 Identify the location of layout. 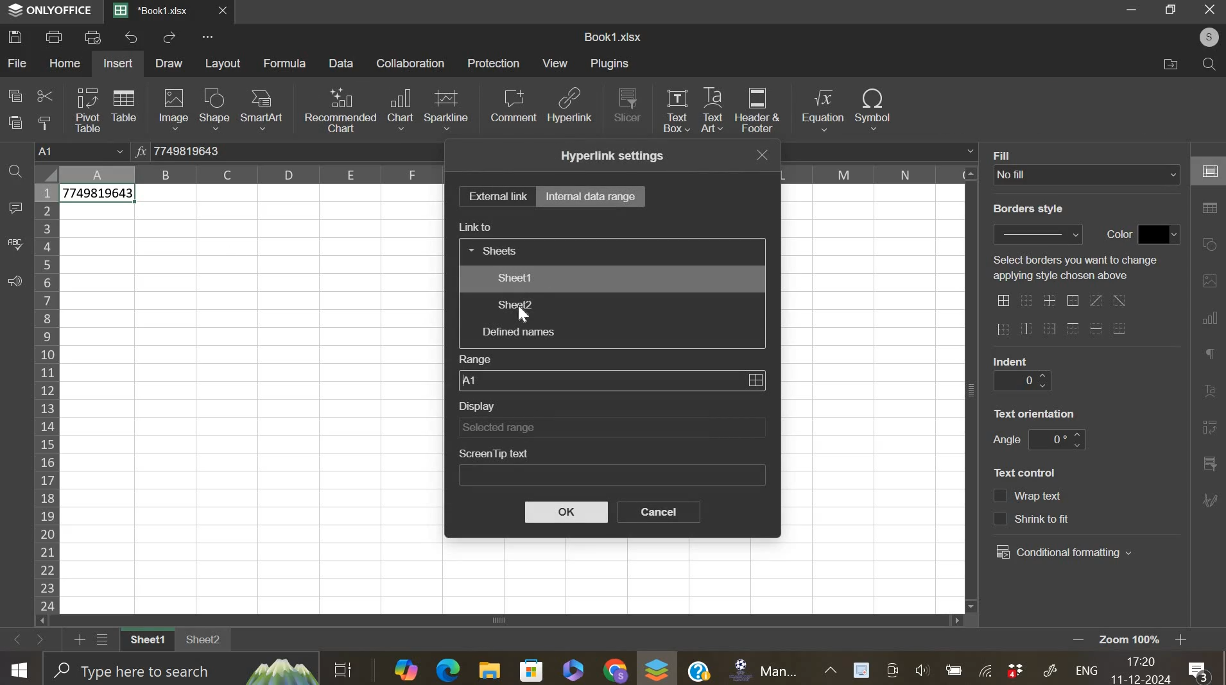
(224, 63).